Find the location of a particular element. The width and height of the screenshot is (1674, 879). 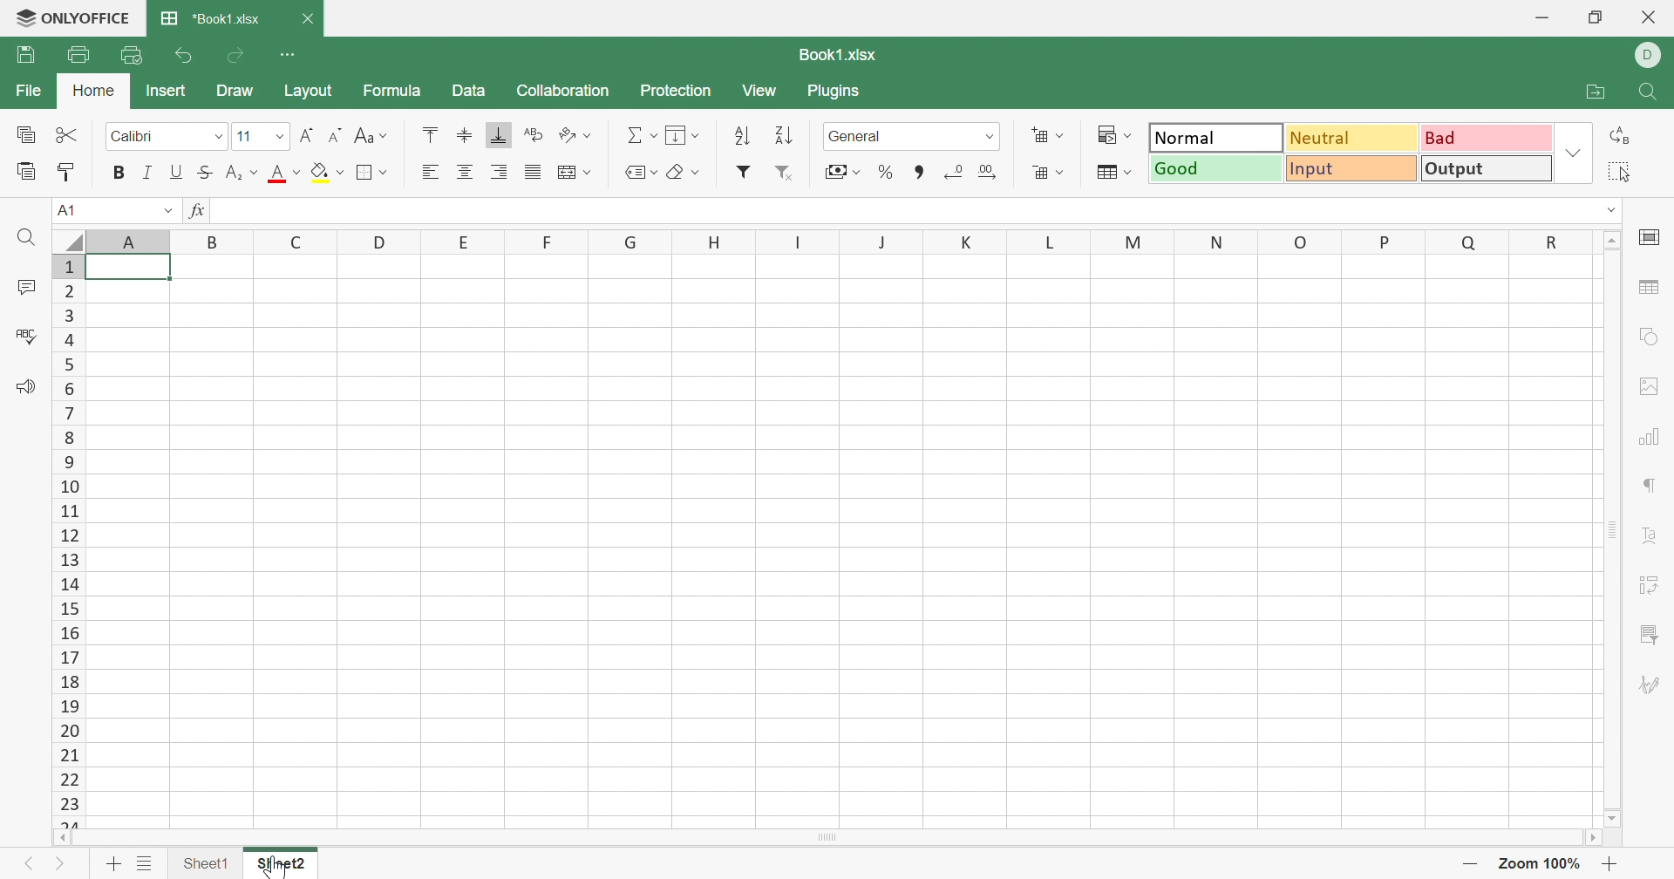

Signature settings is located at coordinates (1650, 683).